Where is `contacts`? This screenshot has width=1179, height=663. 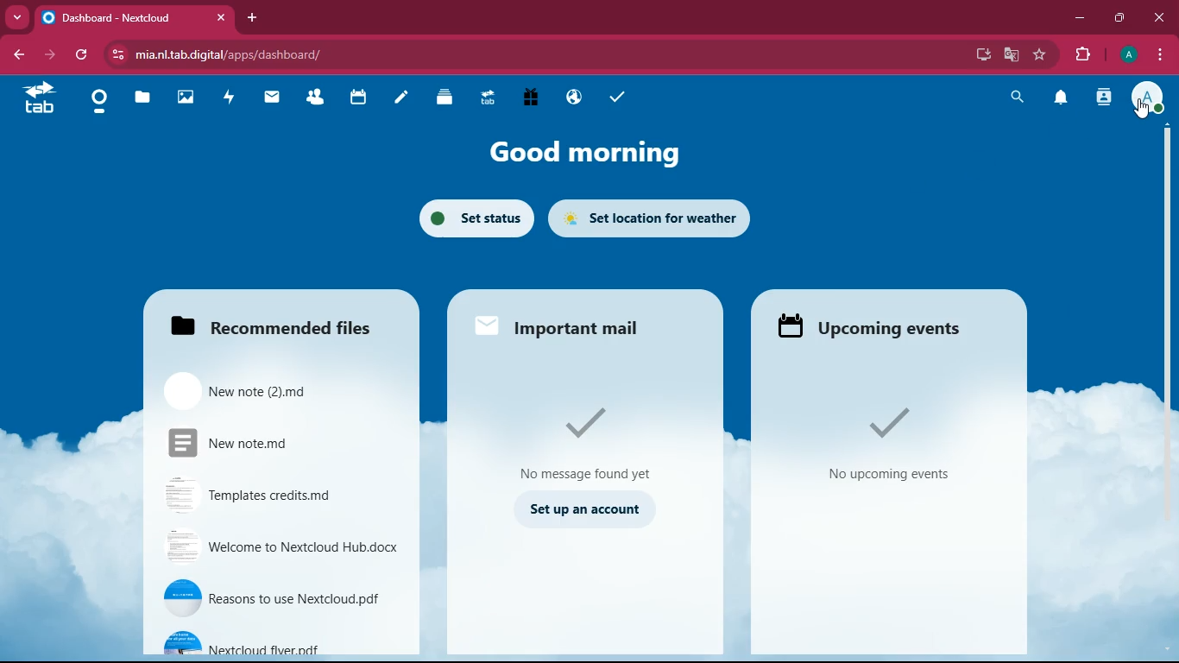 contacts is located at coordinates (1102, 99).